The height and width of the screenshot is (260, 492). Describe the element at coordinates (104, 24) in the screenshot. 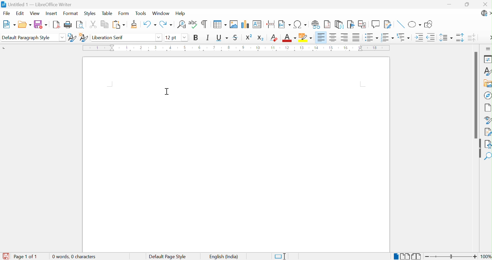

I see `Copy` at that location.